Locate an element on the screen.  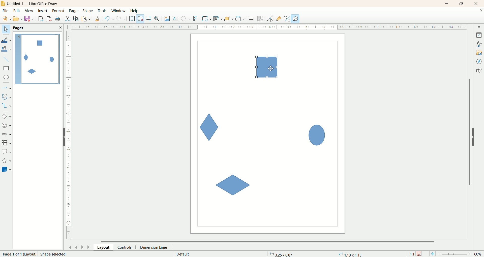
scale bar is located at coordinates (265, 26).